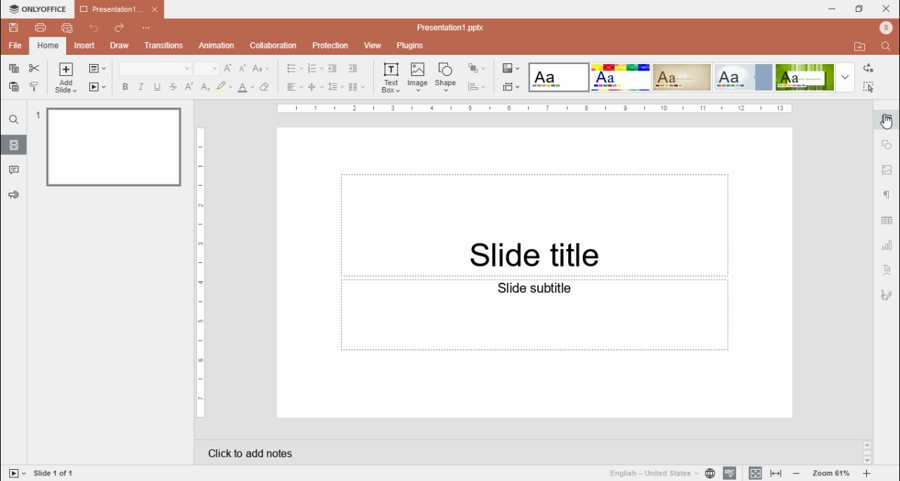 Image resolution: width=900 pixels, height=481 pixels. I want to click on cut, so click(34, 68).